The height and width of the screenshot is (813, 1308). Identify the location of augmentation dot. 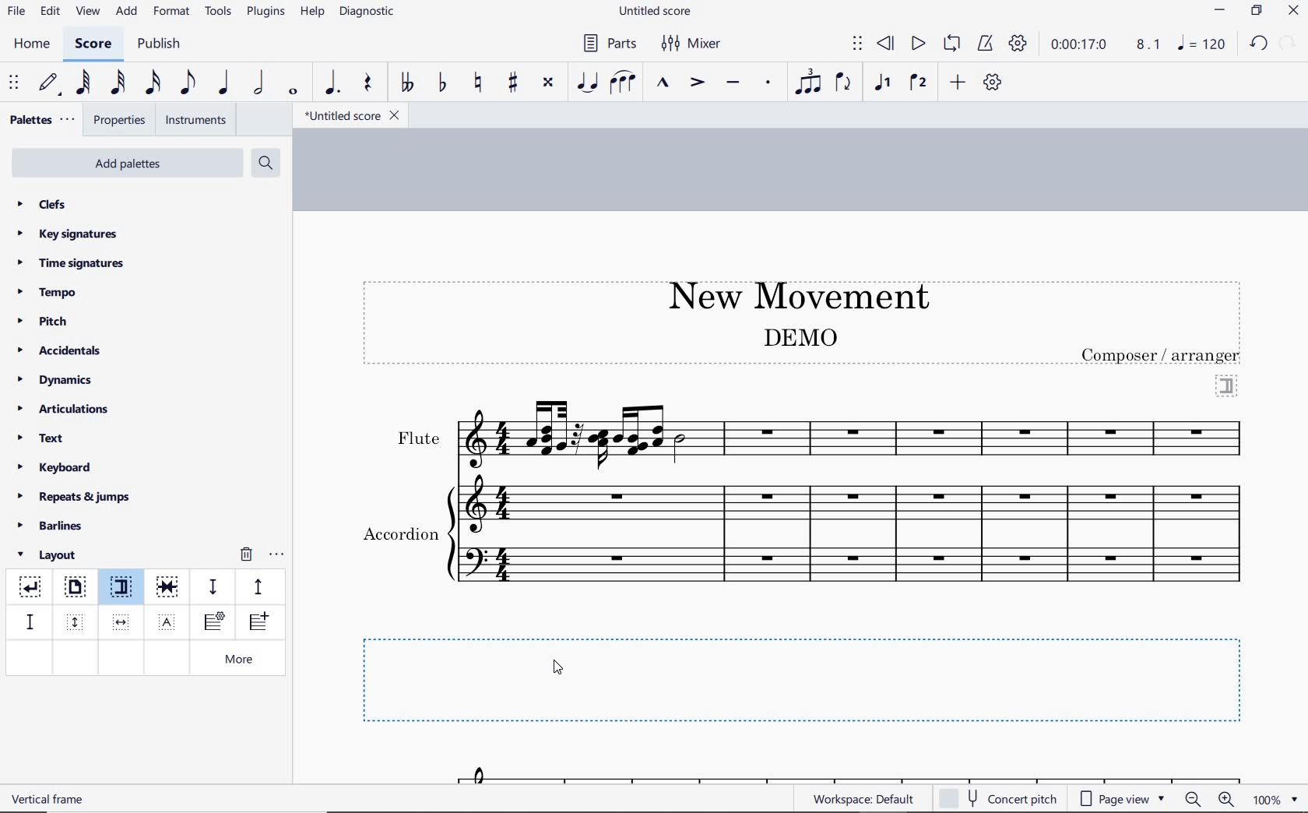
(330, 83).